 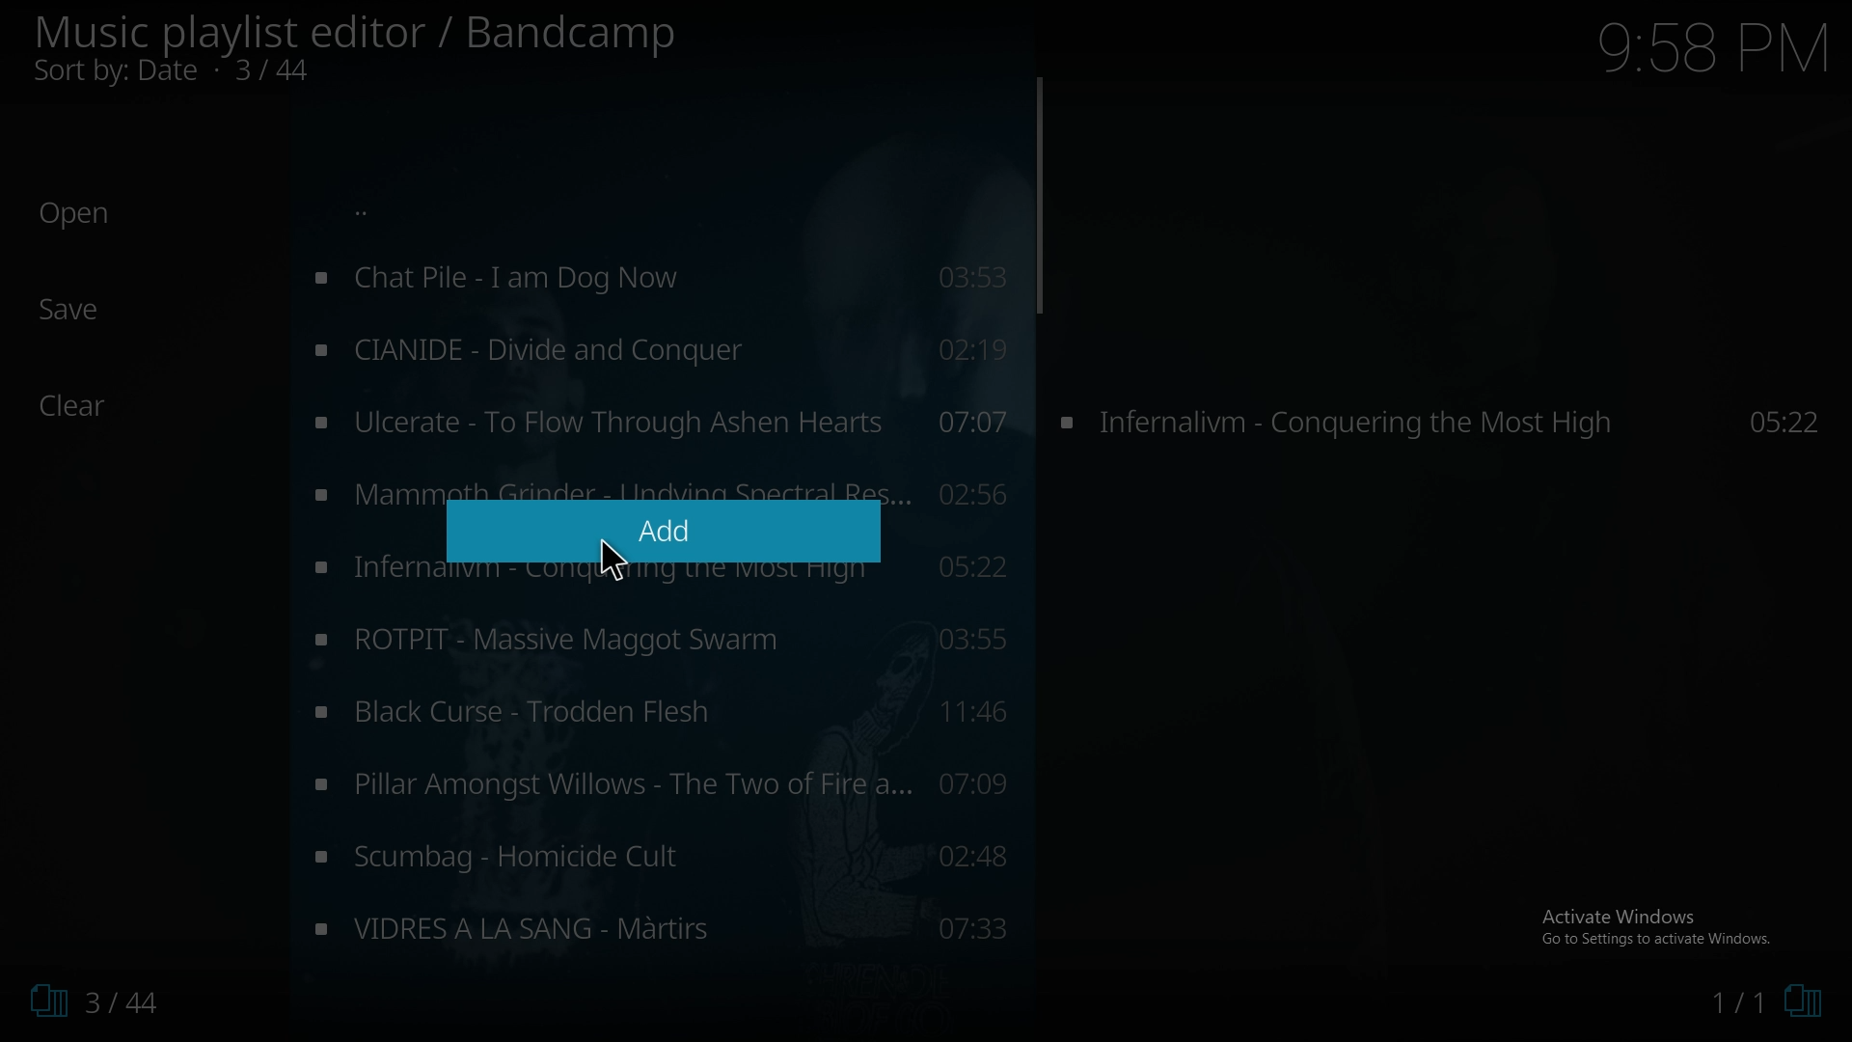 I want to click on music, so click(x=656, y=279).